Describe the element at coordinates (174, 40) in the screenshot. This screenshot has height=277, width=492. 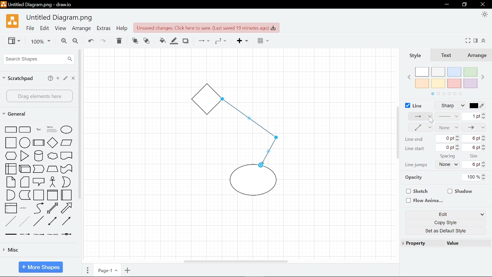
I see `Fill color` at that location.